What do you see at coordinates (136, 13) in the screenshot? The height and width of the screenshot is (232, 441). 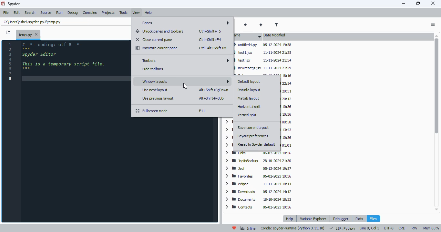 I see `view` at bounding box center [136, 13].